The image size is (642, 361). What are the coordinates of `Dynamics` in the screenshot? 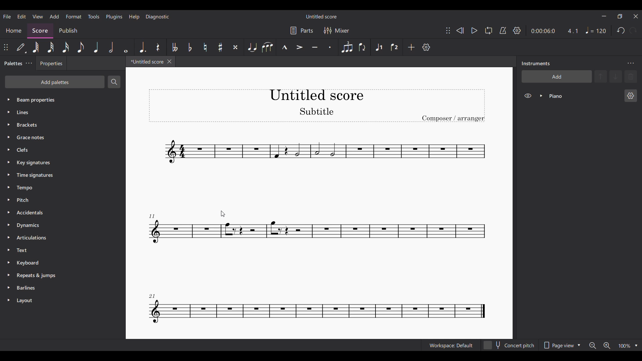 It's located at (56, 226).